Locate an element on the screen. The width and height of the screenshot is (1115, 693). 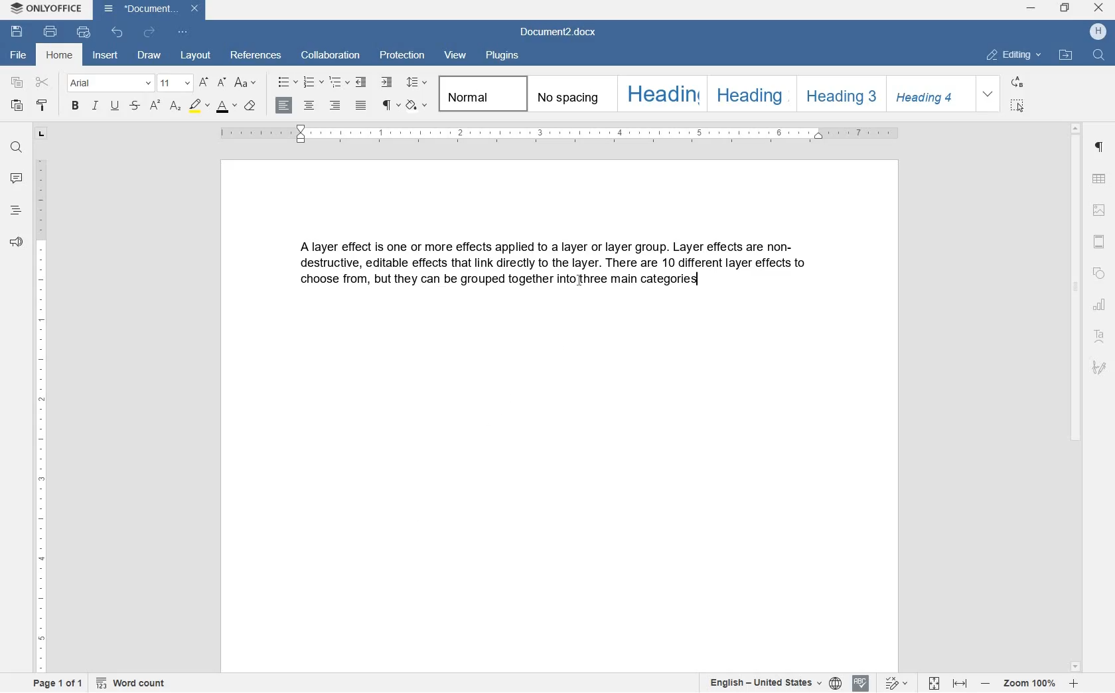
text art is located at coordinates (1102, 339).